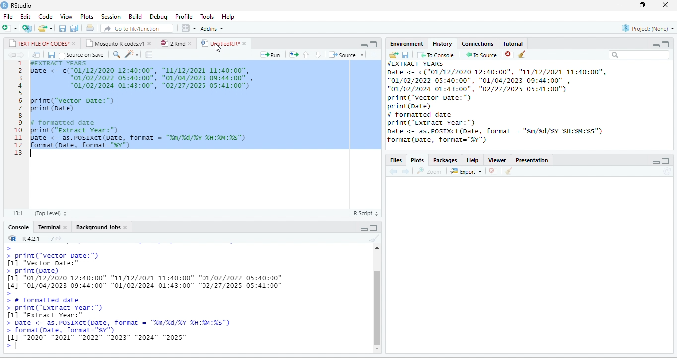 This screenshot has width=677, height=358. I want to click on close, so click(665, 5).